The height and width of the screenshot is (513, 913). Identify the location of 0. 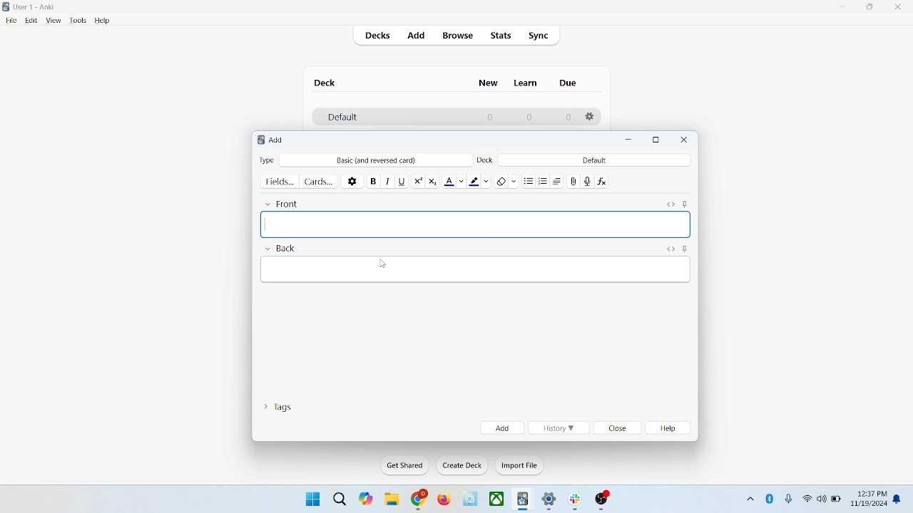
(491, 117).